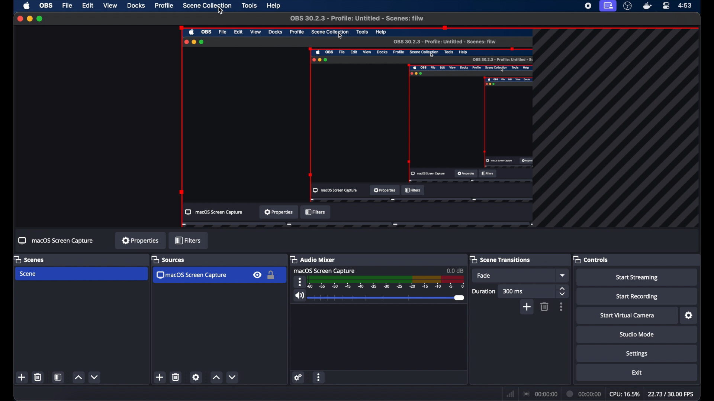 The image size is (714, 401). Describe the element at coordinates (562, 307) in the screenshot. I see `more options` at that location.